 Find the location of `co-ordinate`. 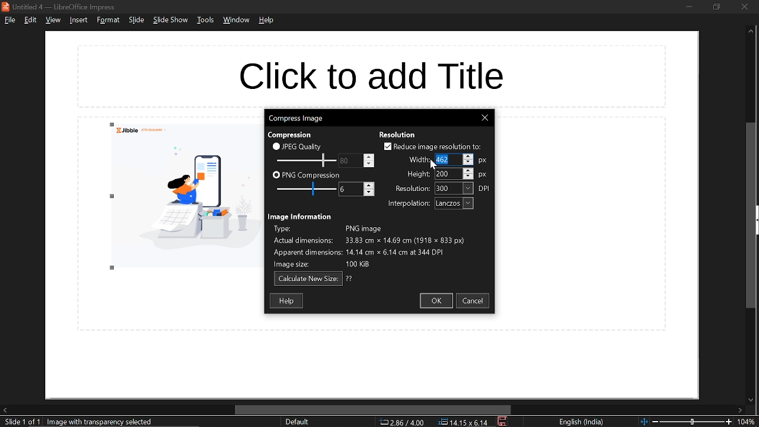

co-ordinate is located at coordinates (402, 422).